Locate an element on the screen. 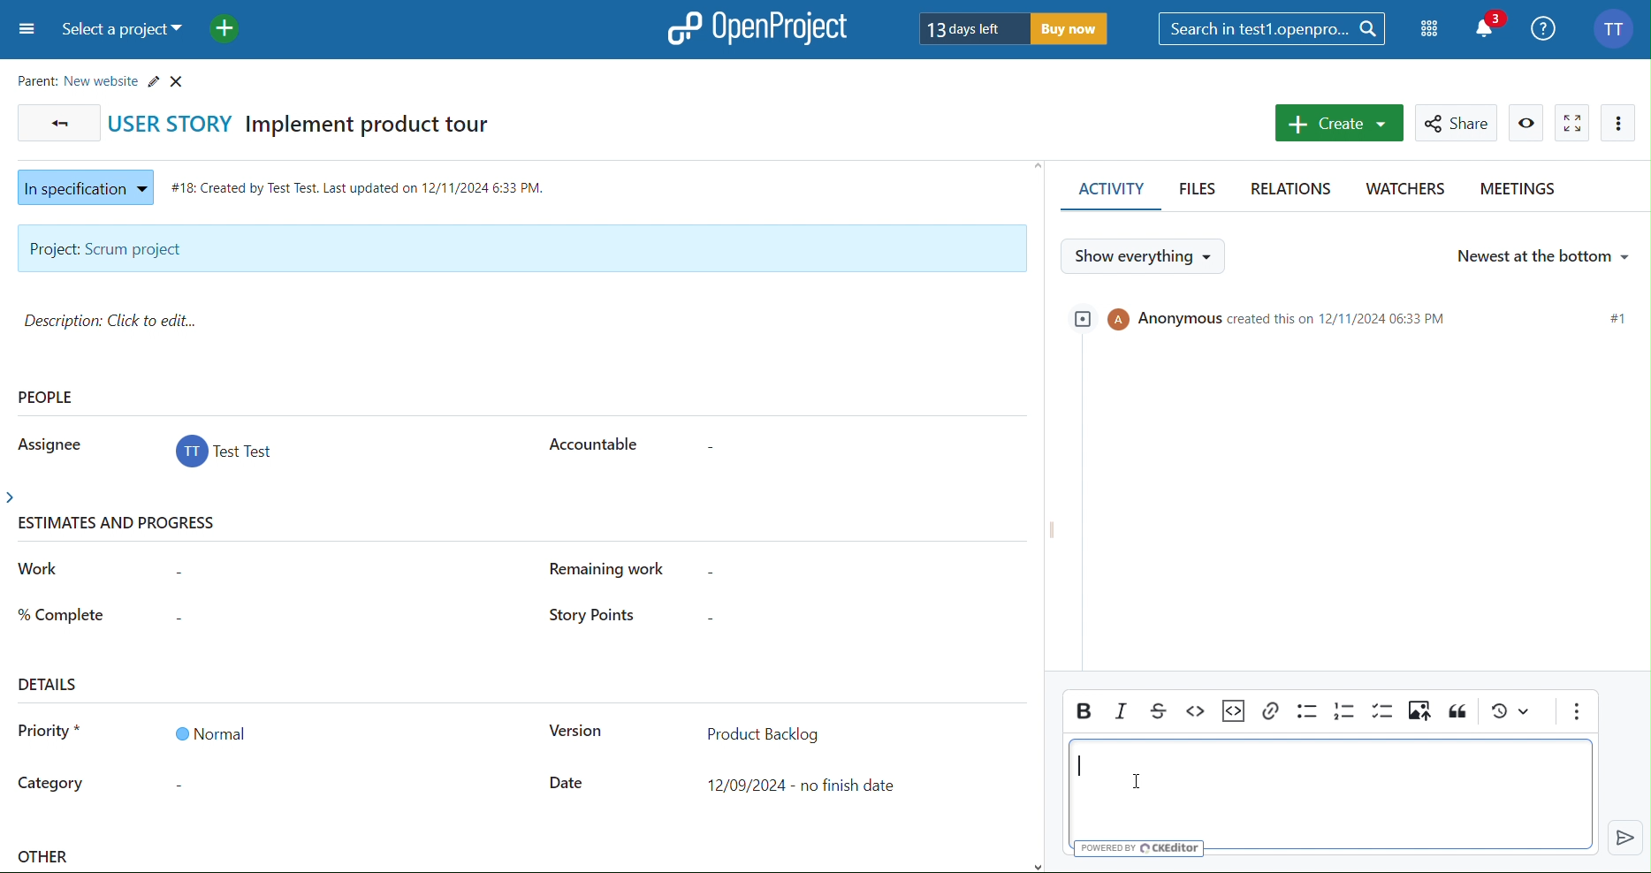 The height and width of the screenshot is (873, 1651). Story Points is located at coordinates (588, 617).